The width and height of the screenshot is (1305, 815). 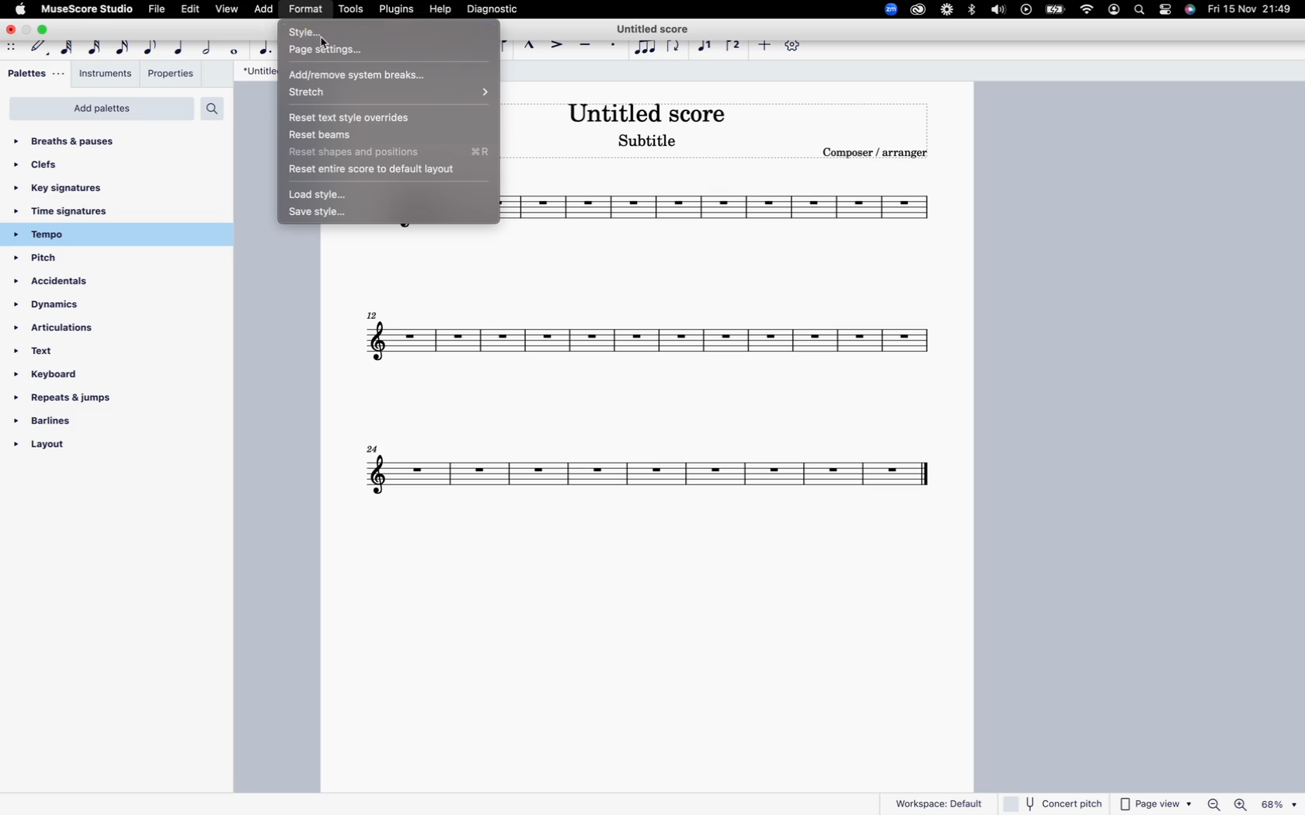 What do you see at coordinates (63, 376) in the screenshot?
I see `keyboard` at bounding box center [63, 376].